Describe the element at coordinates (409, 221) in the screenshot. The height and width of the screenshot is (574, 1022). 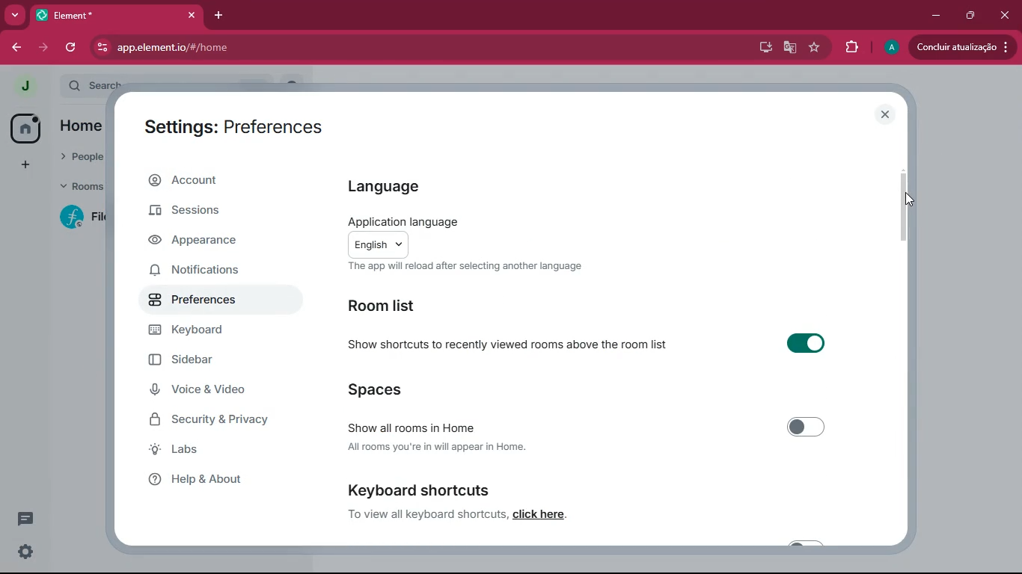
I see `application language` at that location.